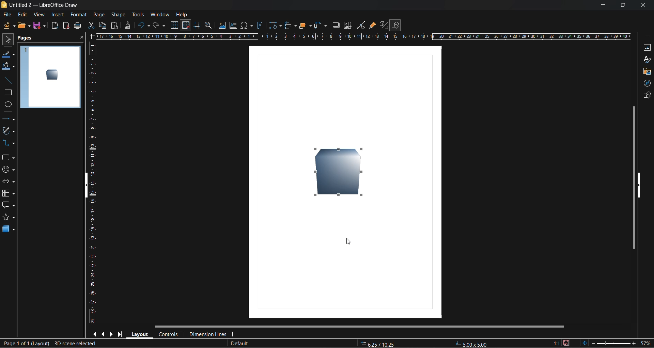  Describe the element at coordinates (321, 25) in the screenshot. I see `distribute` at that location.